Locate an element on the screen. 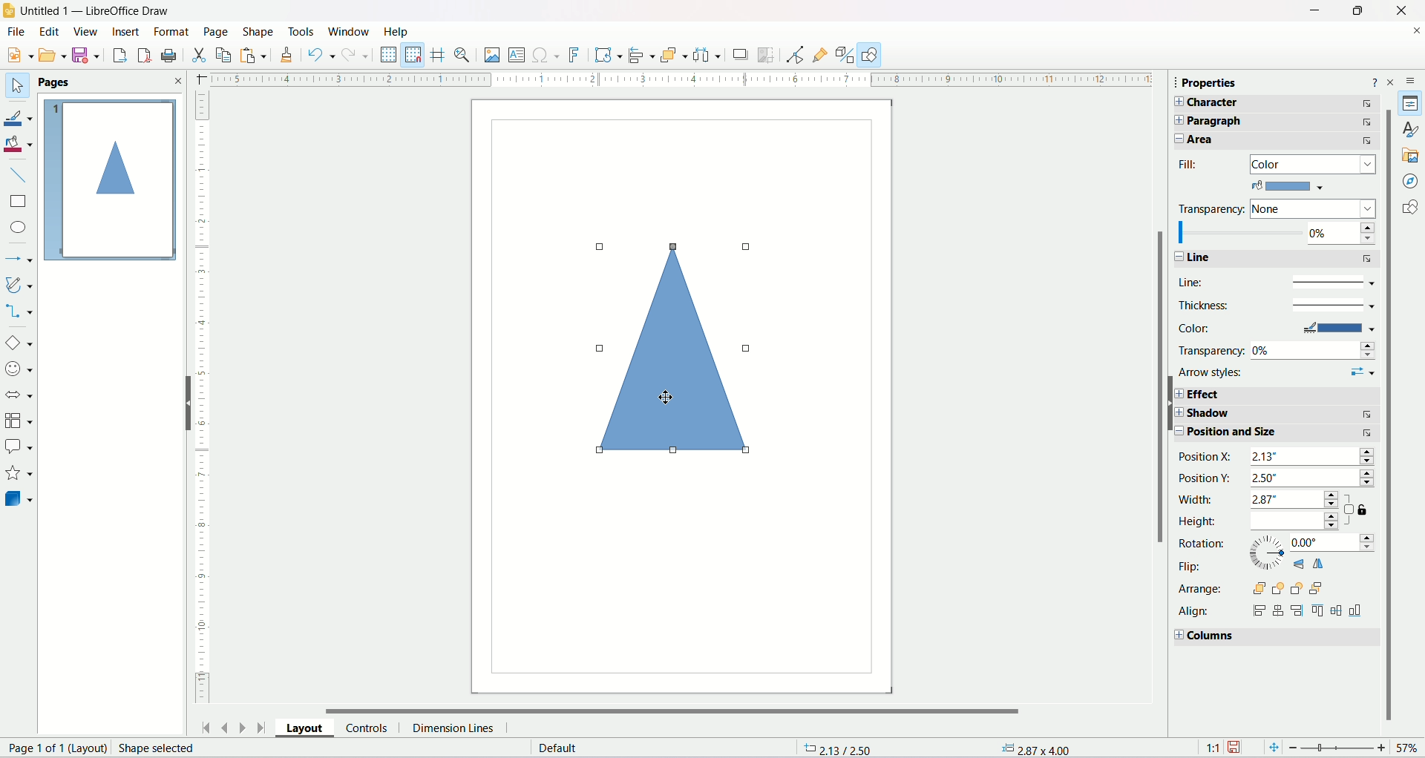 This screenshot has height=758, width=1425. Curves and Polygons is located at coordinates (19, 284).